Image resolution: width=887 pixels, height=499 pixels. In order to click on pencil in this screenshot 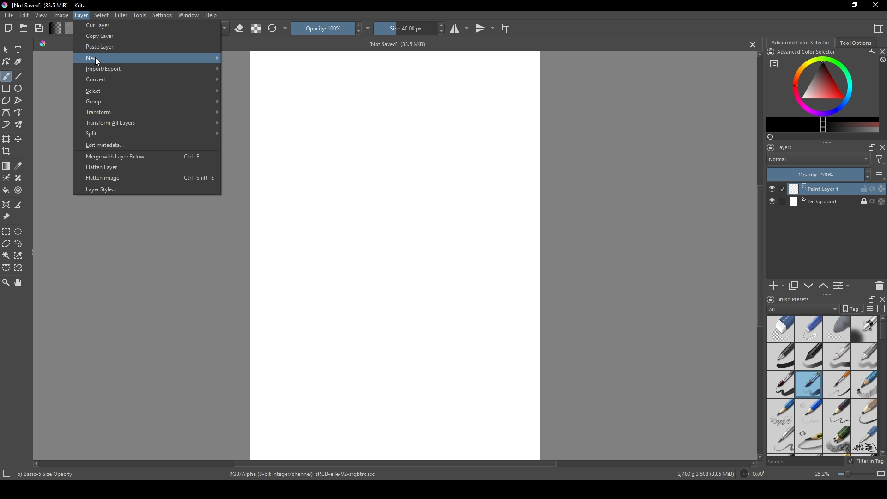, I will do `click(836, 412)`.